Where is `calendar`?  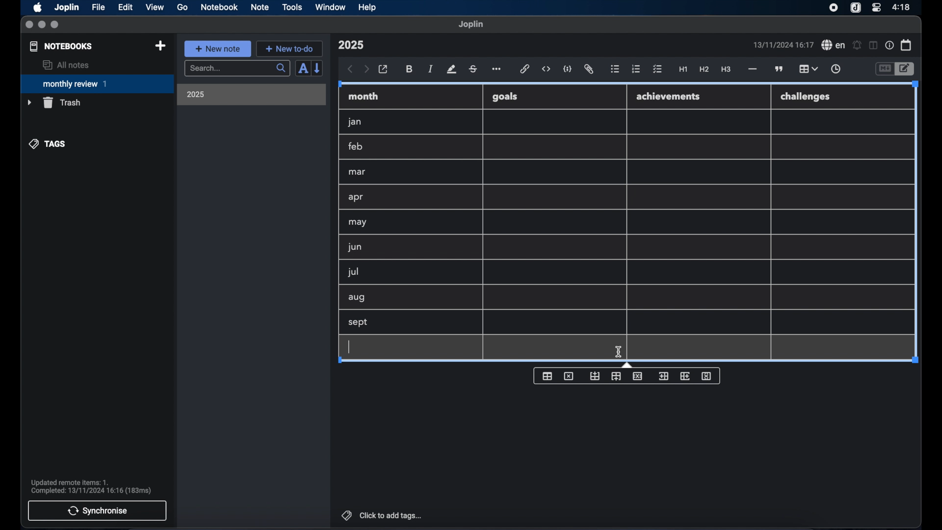
calendar is located at coordinates (907, 45).